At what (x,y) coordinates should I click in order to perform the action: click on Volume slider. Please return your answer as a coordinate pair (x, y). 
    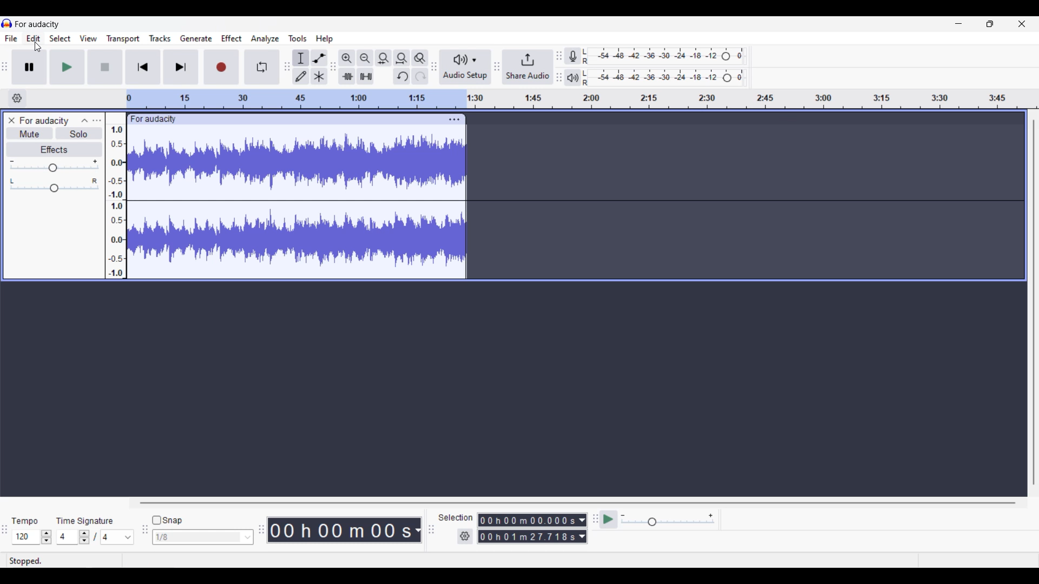
    Looking at the image, I should click on (54, 166).